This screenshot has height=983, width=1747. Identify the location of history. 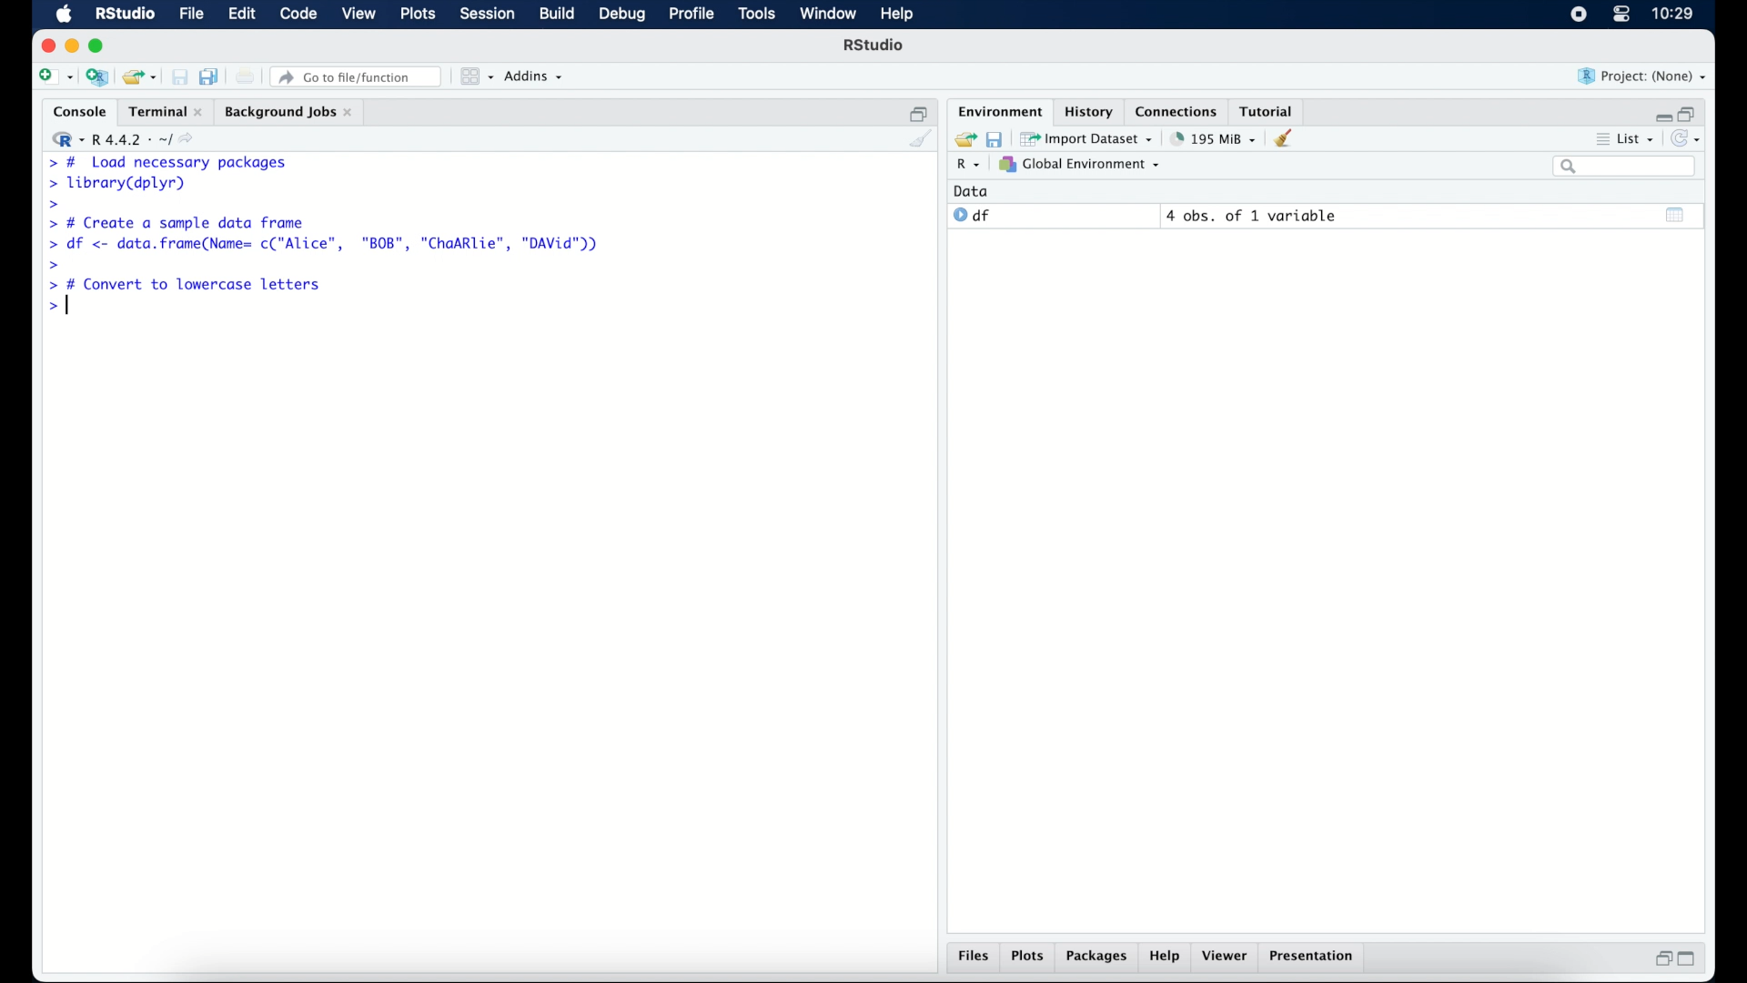
(1087, 110).